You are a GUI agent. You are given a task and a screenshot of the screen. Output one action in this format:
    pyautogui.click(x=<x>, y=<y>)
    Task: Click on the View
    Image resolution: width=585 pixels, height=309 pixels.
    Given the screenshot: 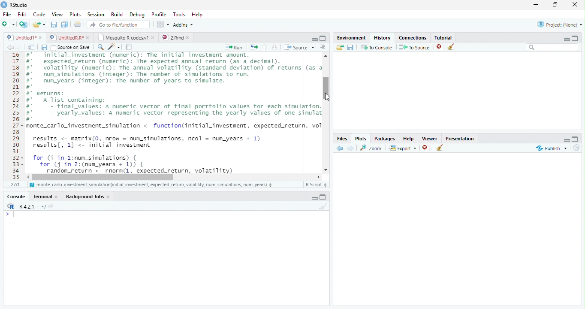 What is the action you would take?
    pyautogui.click(x=57, y=14)
    